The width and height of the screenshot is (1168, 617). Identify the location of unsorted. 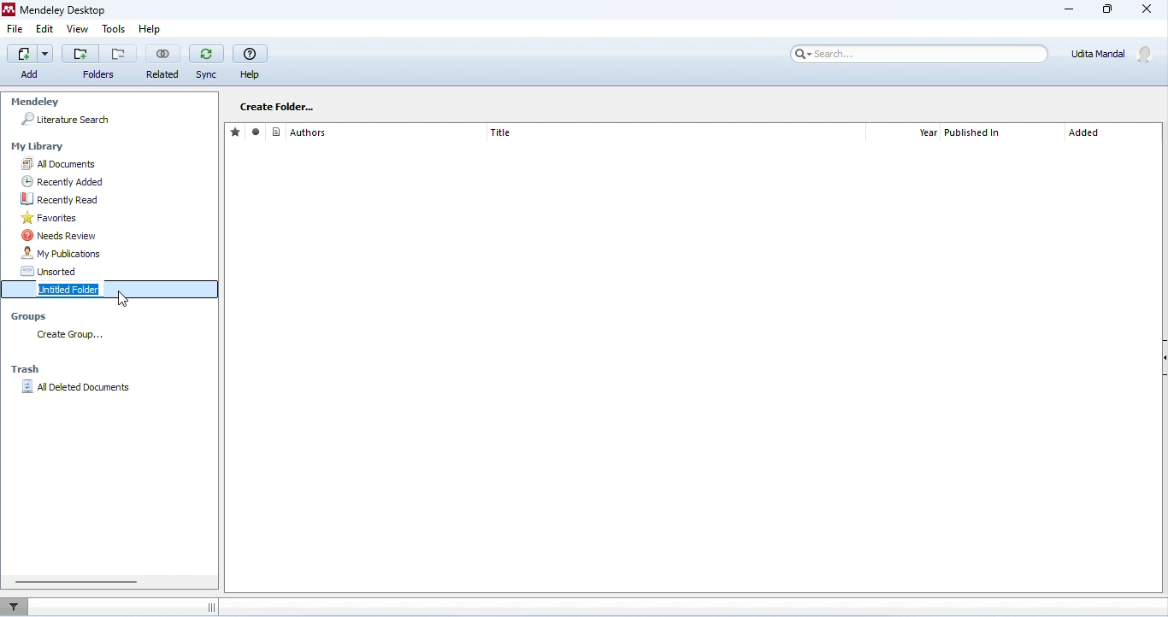
(117, 271).